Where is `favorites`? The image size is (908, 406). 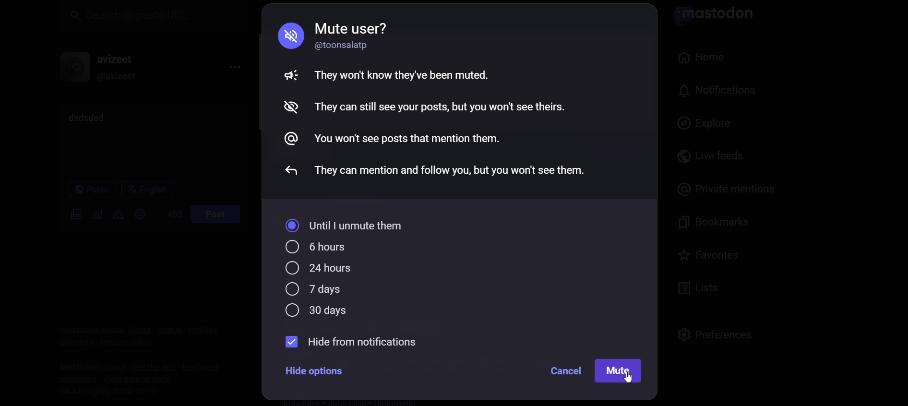 favorites is located at coordinates (704, 255).